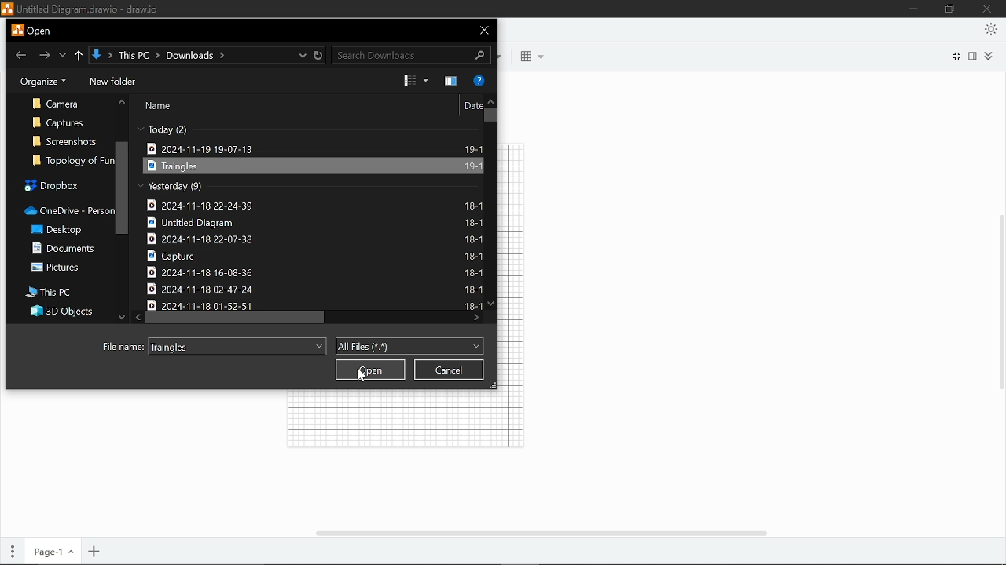  I want to click on Up to "This pc", so click(79, 55).